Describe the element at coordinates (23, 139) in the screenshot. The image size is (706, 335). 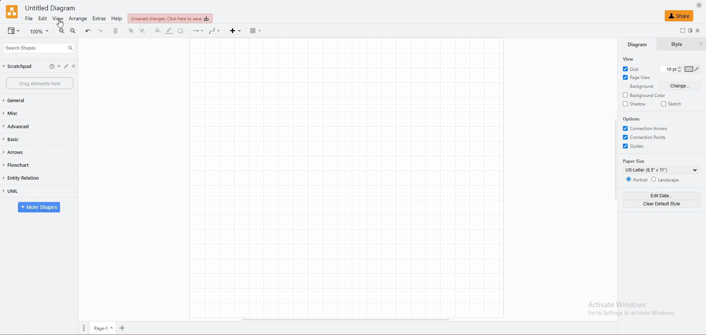
I see `basic` at that location.